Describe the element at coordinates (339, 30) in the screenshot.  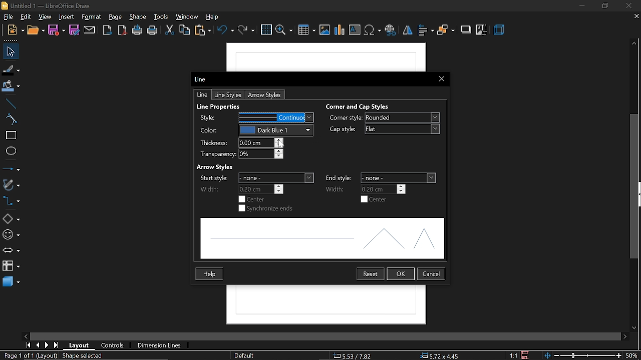
I see `insert chart` at that location.